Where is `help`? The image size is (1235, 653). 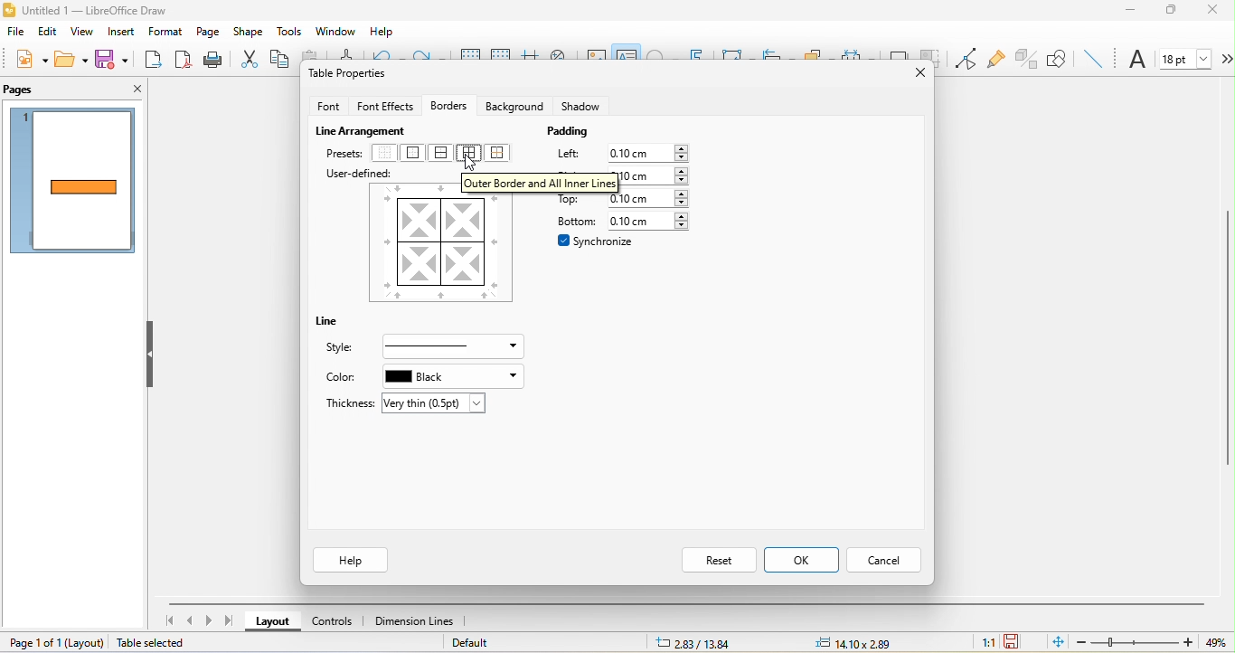
help is located at coordinates (350, 560).